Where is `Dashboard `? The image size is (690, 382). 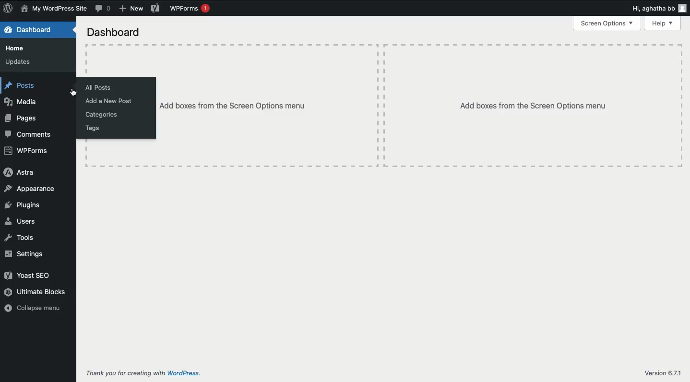
Dashboard  is located at coordinates (115, 32).